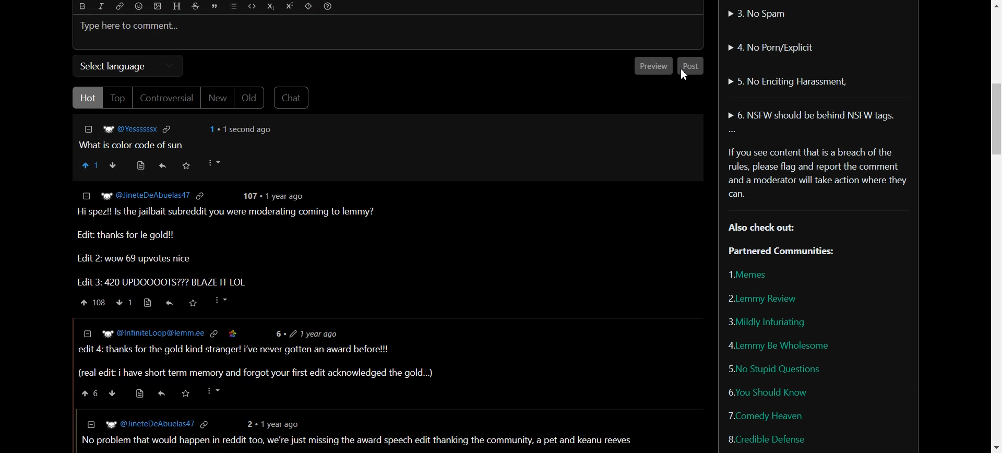 This screenshot has width=1002, height=453. Describe the element at coordinates (133, 236) in the screenshot. I see `Edit: thanks for le gold!!` at that location.